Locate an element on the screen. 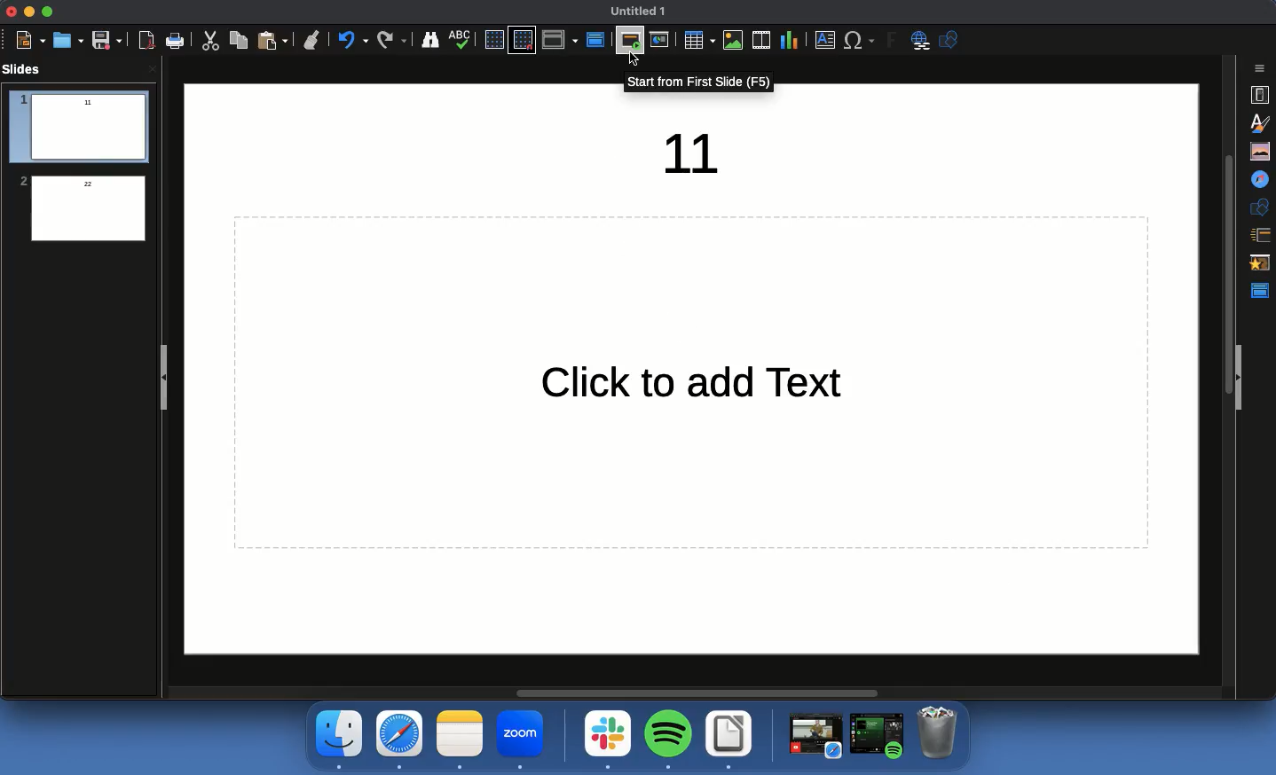 The image size is (1276, 775). slide 1 is located at coordinates (81, 126).